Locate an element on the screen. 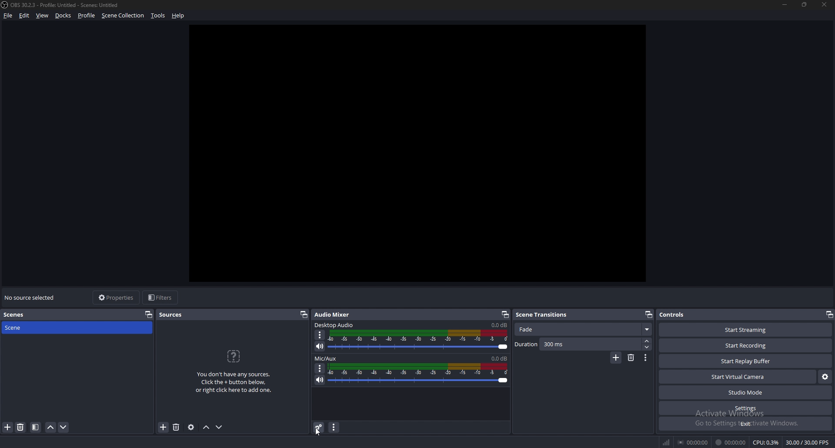 The image size is (835, 448). advanced audio properties is located at coordinates (320, 428).